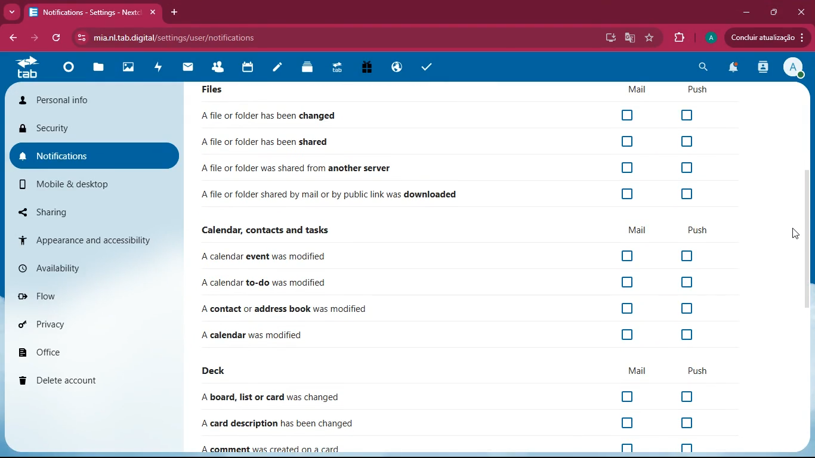 This screenshot has height=458, width=815. What do you see at coordinates (696, 371) in the screenshot?
I see `push` at bounding box center [696, 371].